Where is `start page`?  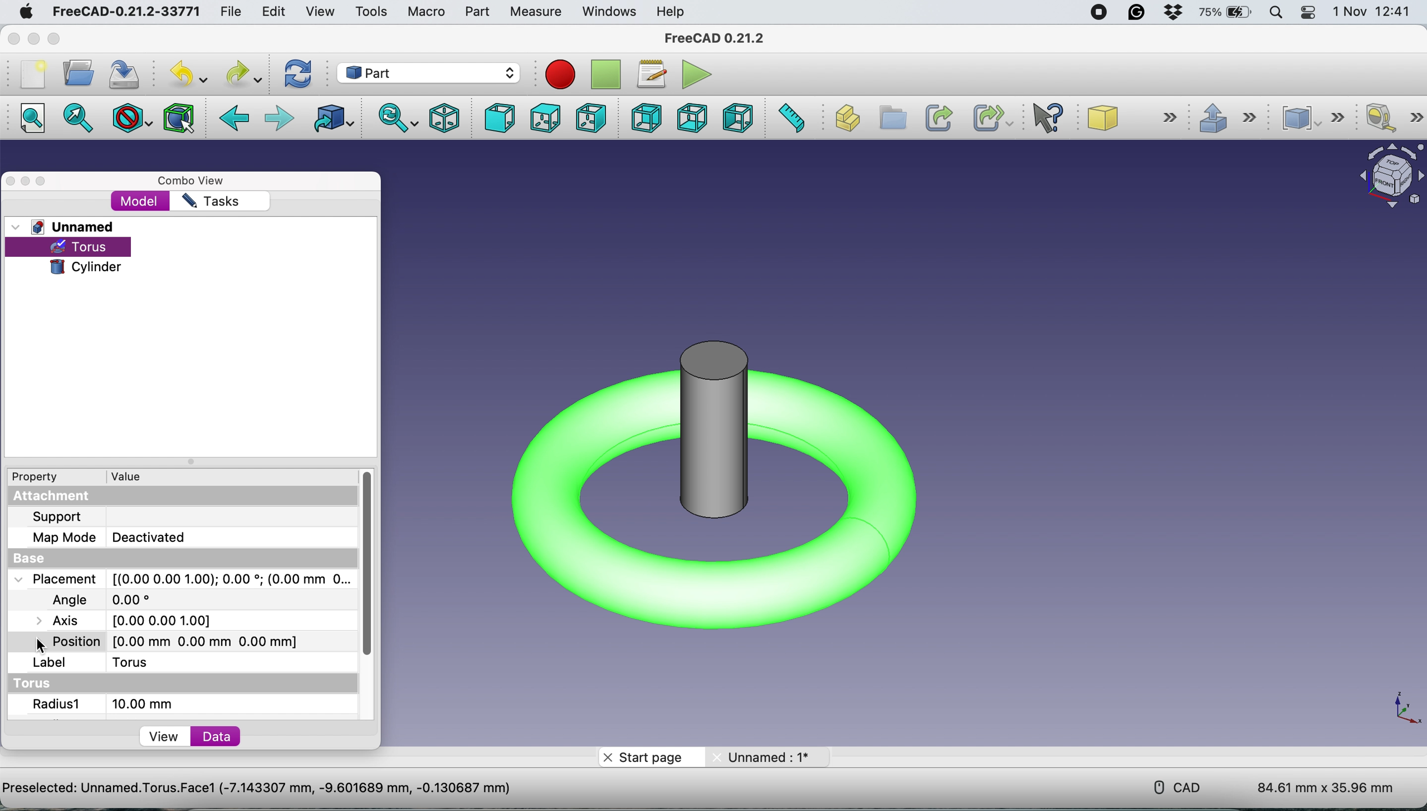 start page is located at coordinates (647, 756).